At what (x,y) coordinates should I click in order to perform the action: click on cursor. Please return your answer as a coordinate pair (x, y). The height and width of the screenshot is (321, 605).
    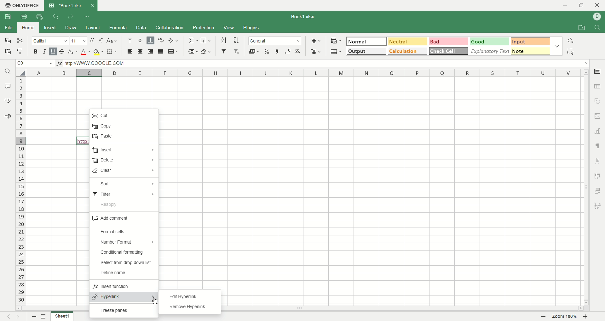
    Looking at the image, I should click on (156, 302).